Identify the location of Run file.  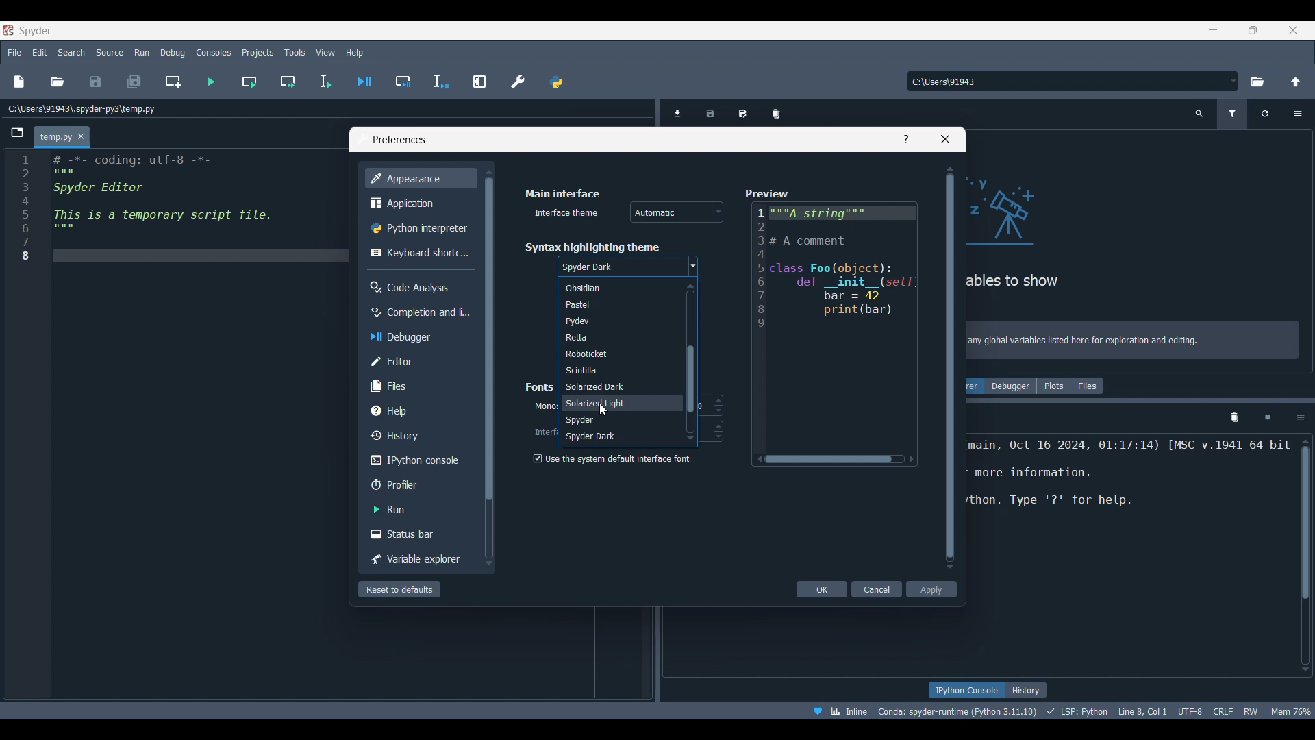
(212, 82).